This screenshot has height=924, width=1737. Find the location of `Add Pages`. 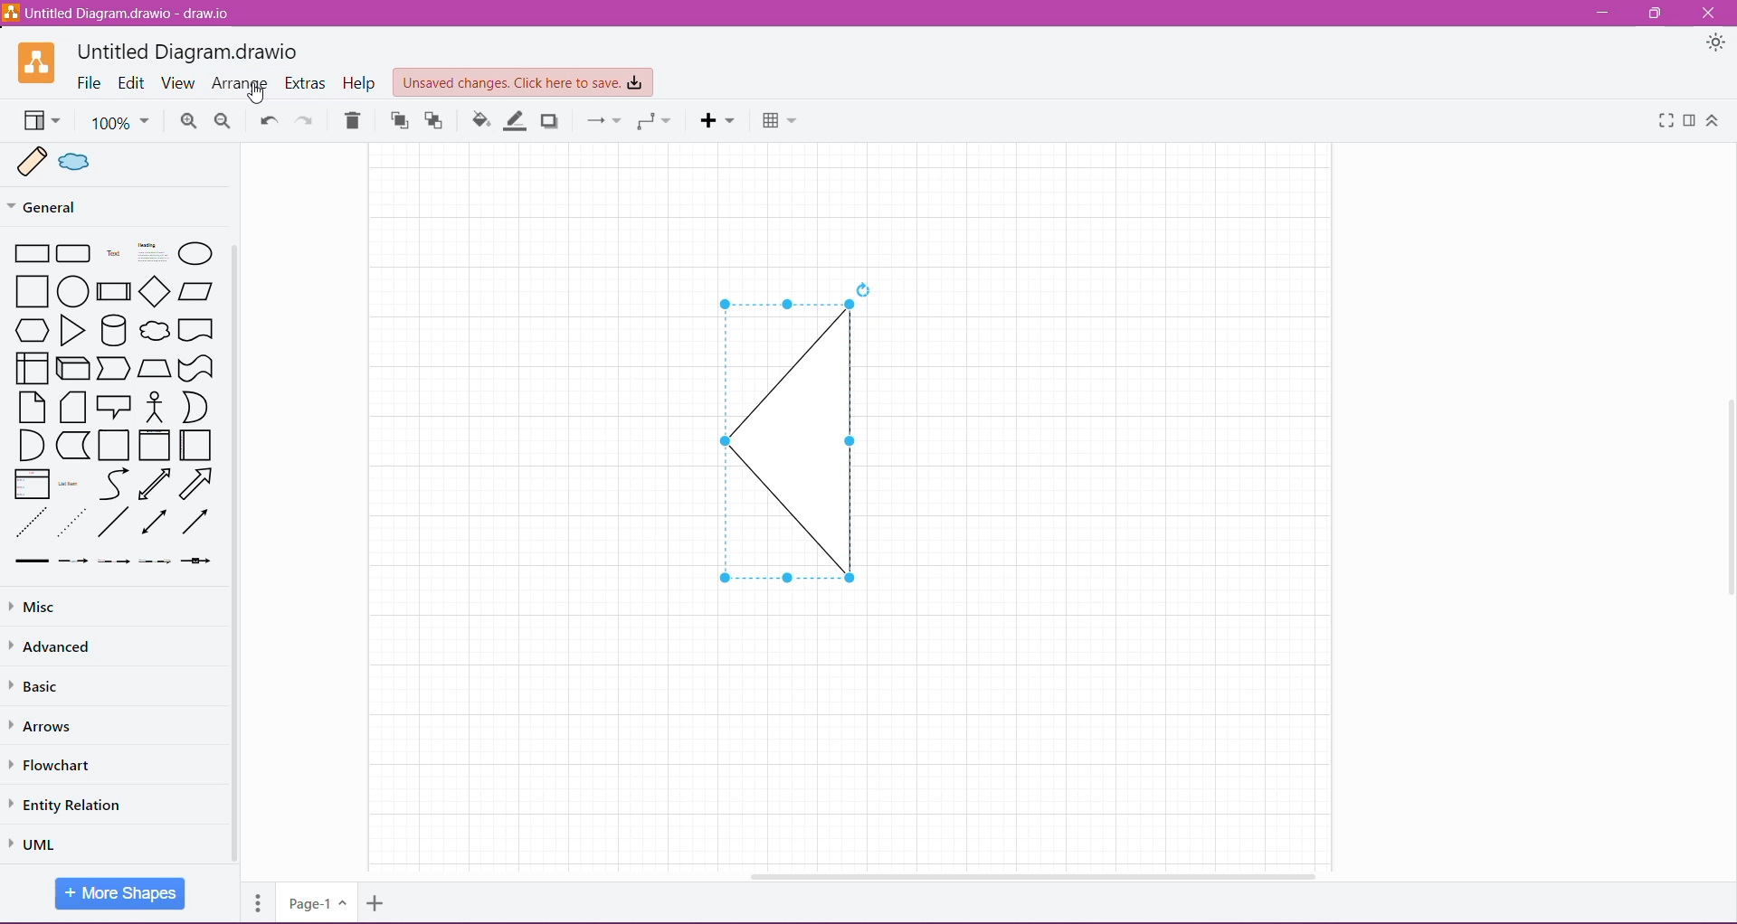

Add Pages is located at coordinates (375, 903).